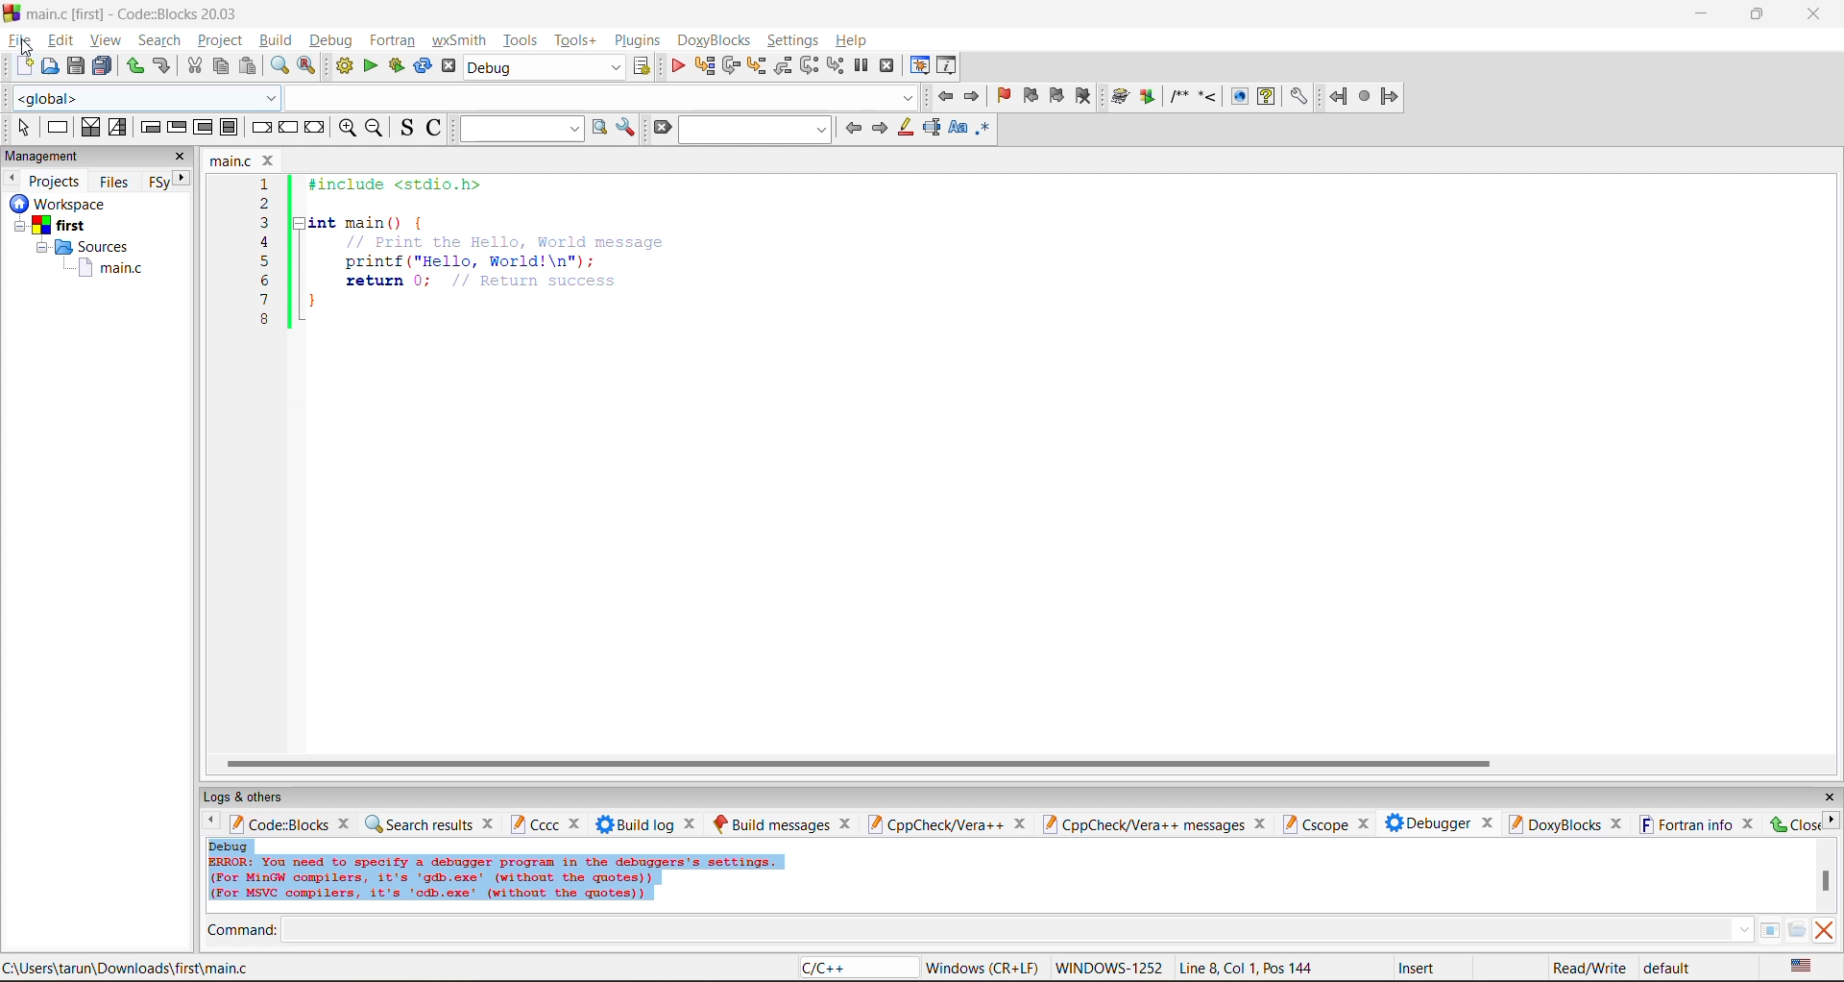  What do you see at coordinates (265, 204) in the screenshot?
I see `2` at bounding box center [265, 204].